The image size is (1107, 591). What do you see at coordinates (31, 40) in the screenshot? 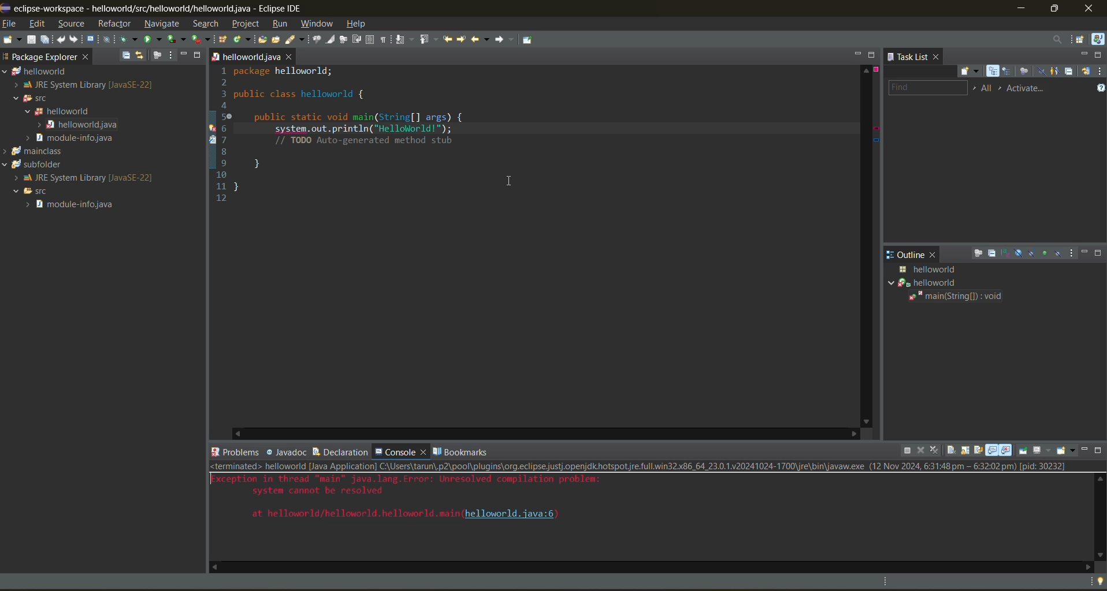
I see `save` at bounding box center [31, 40].